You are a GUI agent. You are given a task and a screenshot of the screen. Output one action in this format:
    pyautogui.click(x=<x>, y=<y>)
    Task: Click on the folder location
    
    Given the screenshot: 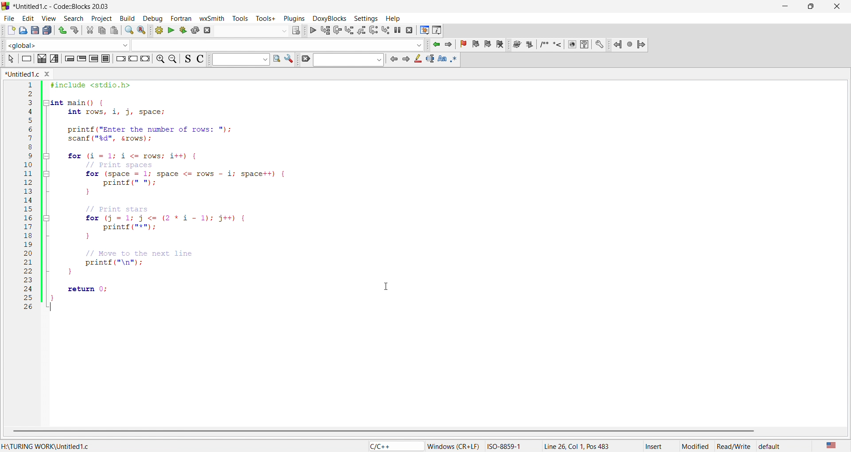 What is the action you would take?
    pyautogui.click(x=51, y=445)
    